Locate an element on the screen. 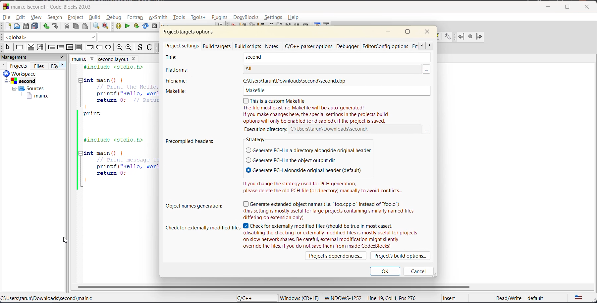 This screenshot has width=597, height=303. platforms is located at coordinates (298, 69).